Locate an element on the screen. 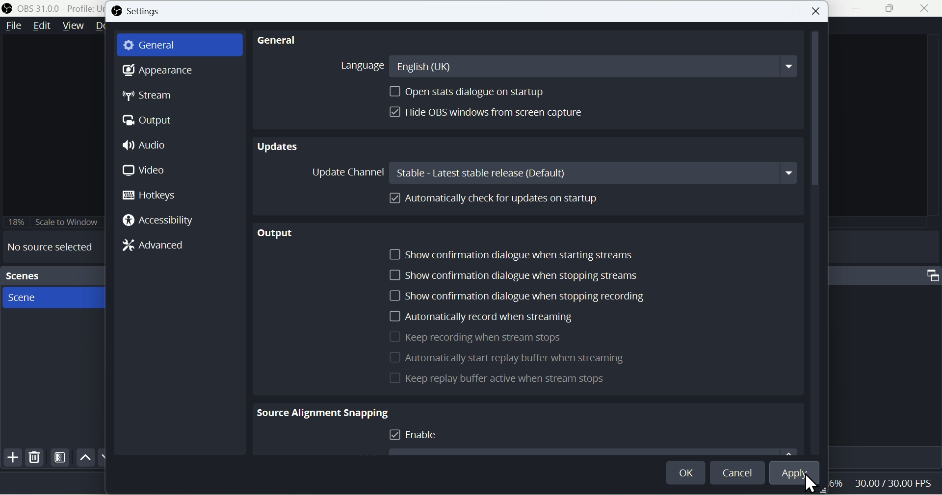 The image size is (942, 495). Delete is located at coordinates (36, 457).